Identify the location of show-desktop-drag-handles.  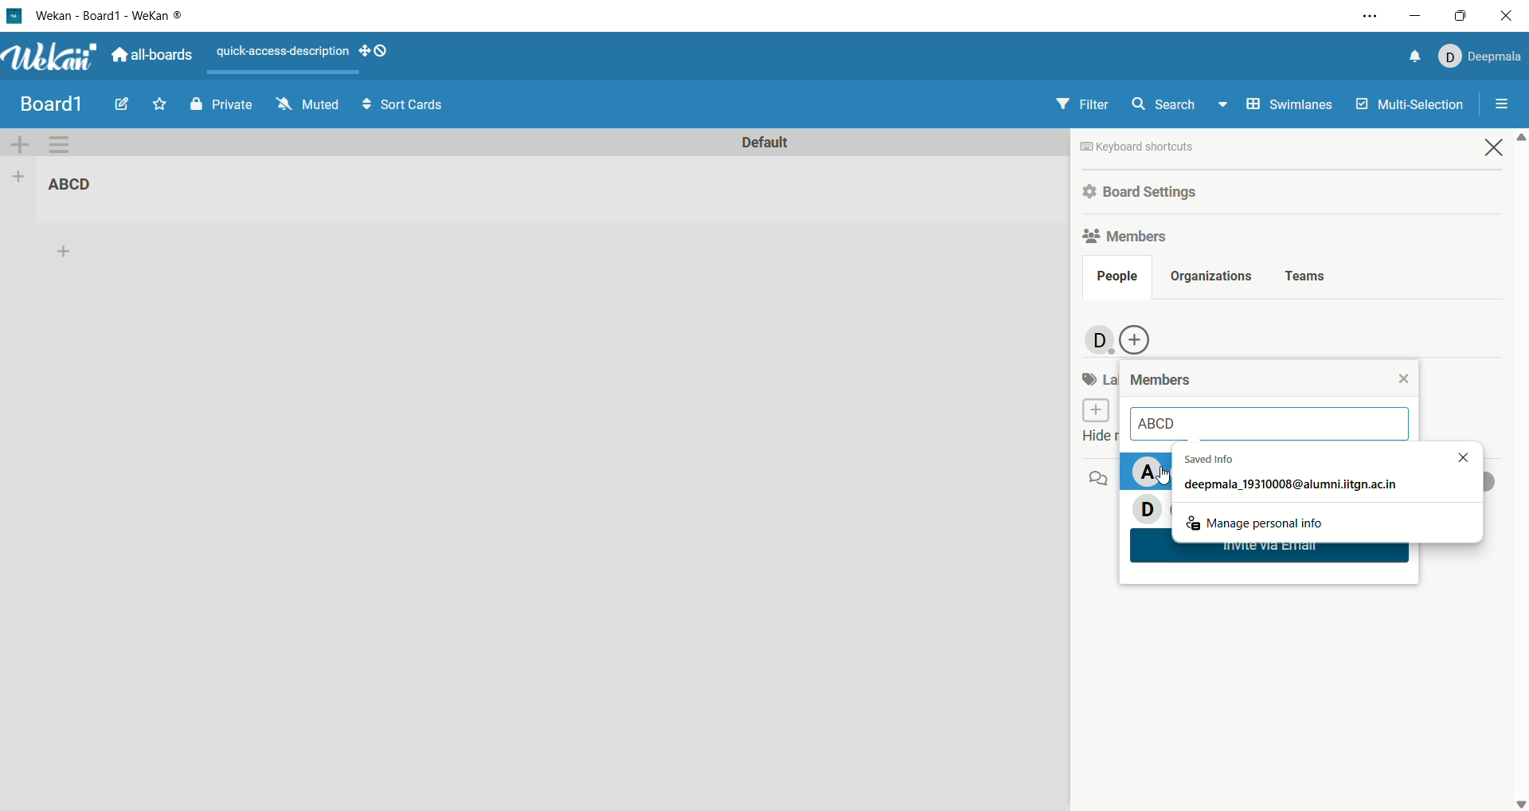
(366, 53).